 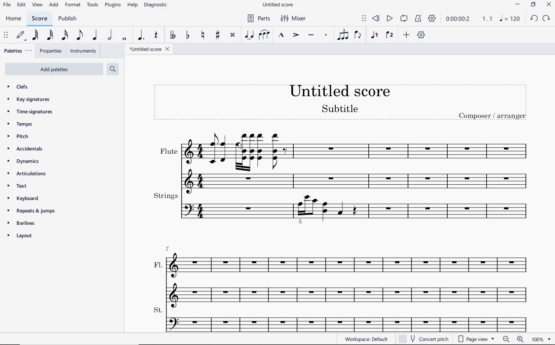 I want to click on Fl., so click(x=346, y=274).